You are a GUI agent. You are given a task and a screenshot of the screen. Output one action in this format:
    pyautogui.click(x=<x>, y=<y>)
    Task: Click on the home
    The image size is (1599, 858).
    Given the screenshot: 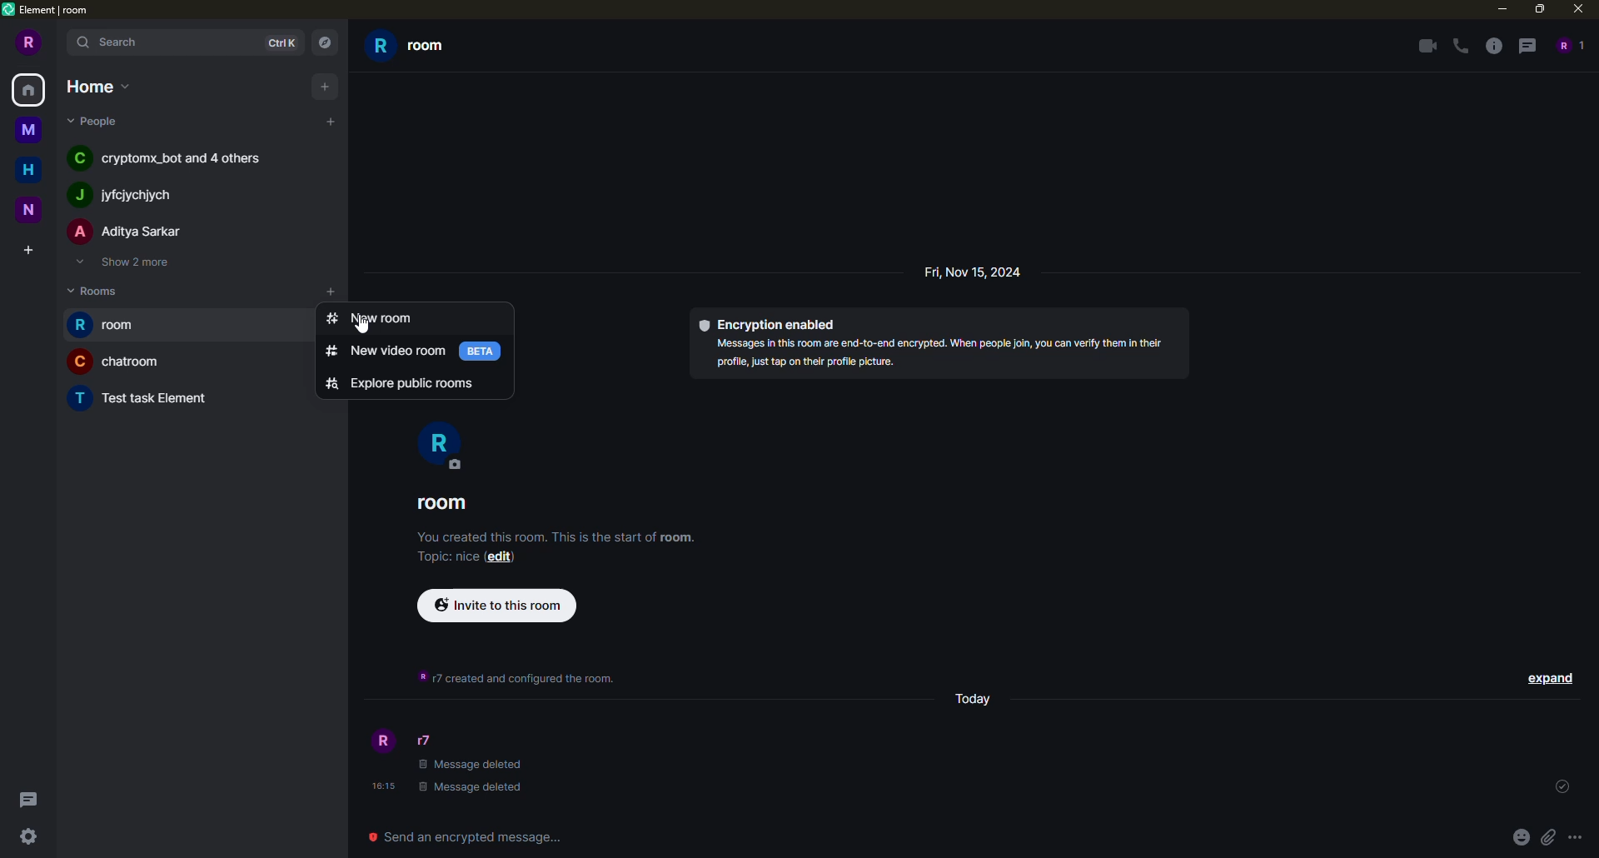 What is the action you would take?
    pyautogui.click(x=28, y=92)
    